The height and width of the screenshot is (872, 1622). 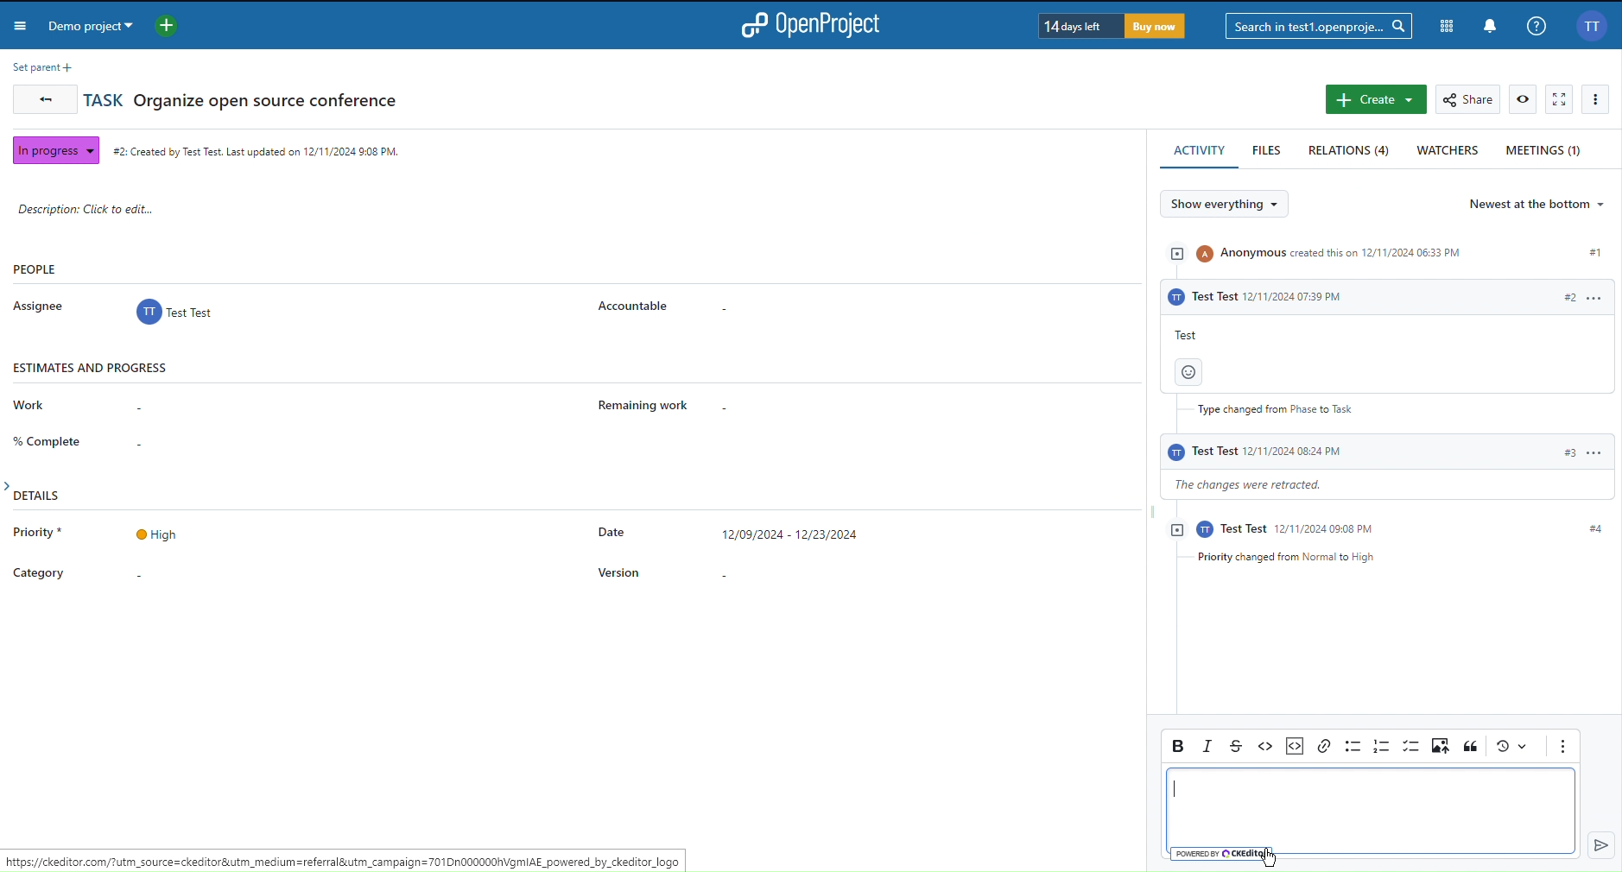 I want to click on Files, so click(x=1269, y=151).